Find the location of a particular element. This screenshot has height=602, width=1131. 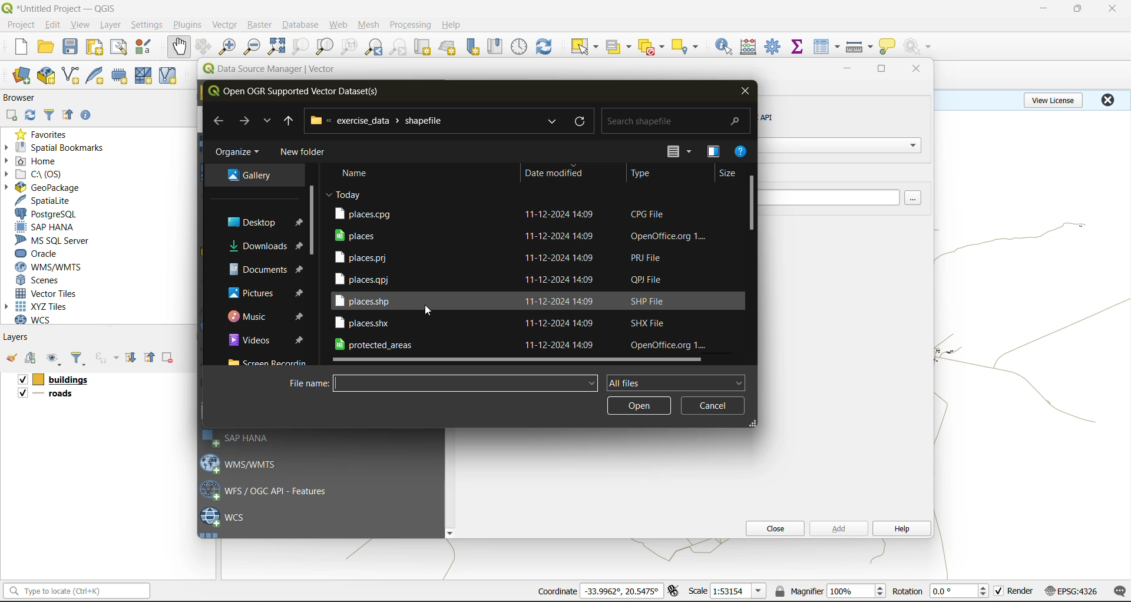

favorites is located at coordinates (46, 134).